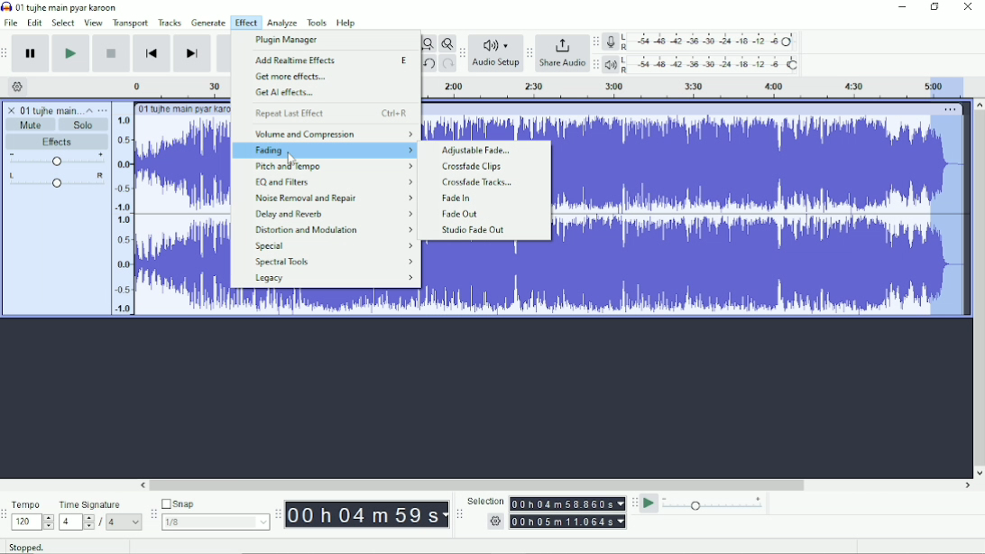 Image resolution: width=985 pixels, height=554 pixels. Describe the element at coordinates (530, 52) in the screenshot. I see `Audacity share audio toolbar` at that location.